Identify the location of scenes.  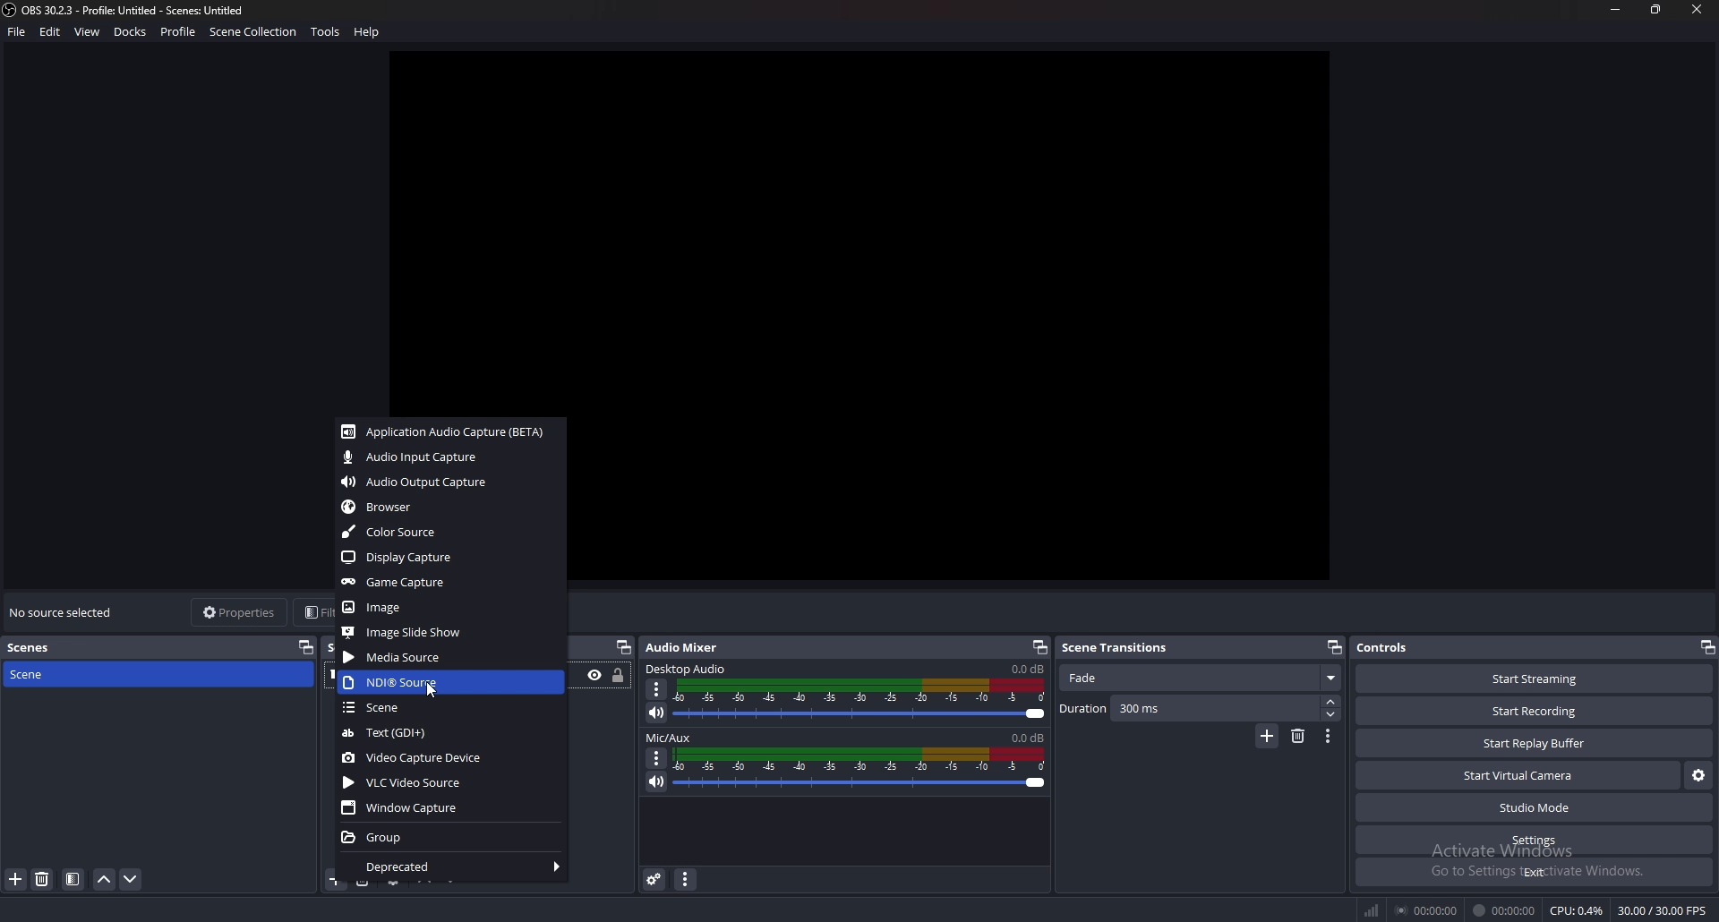
(46, 647).